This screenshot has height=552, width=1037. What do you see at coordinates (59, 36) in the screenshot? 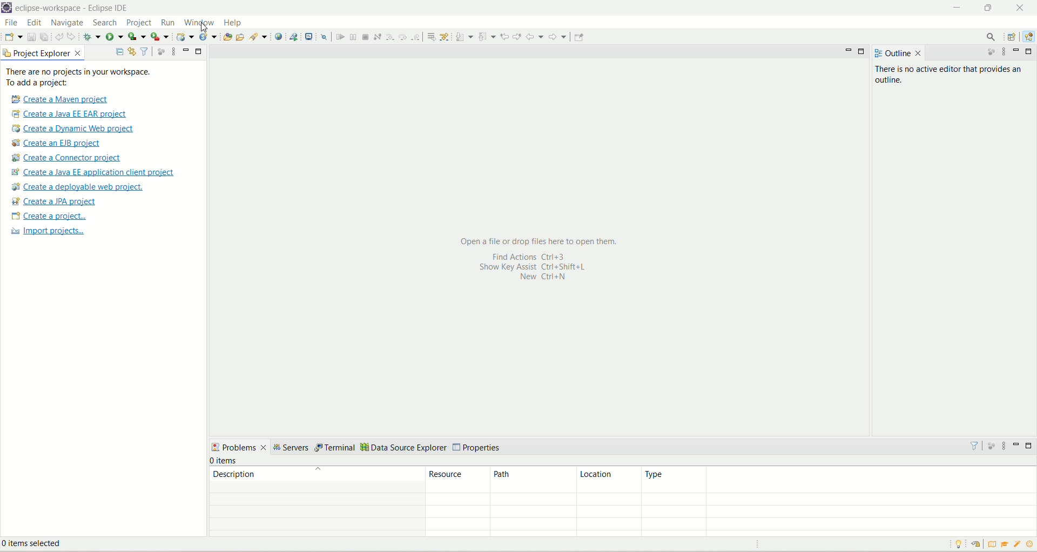
I see `undo` at bounding box center [59, 36].